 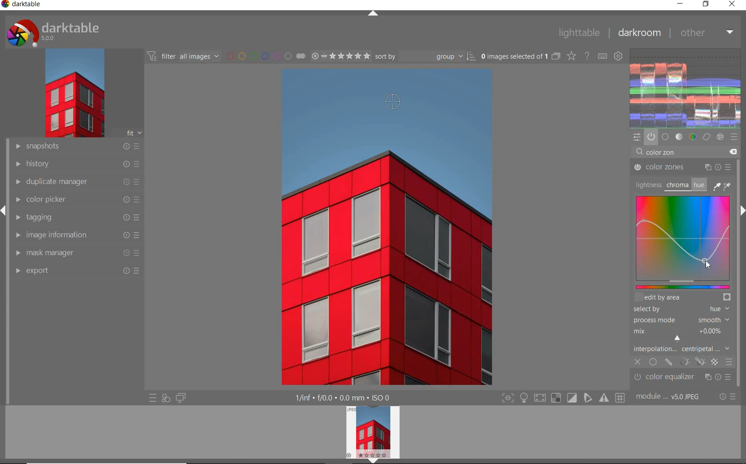 What do you see at coordinates (655, 154) in the screenshot?
I see `INPUT VALUE` at bounding box center [655, 154].